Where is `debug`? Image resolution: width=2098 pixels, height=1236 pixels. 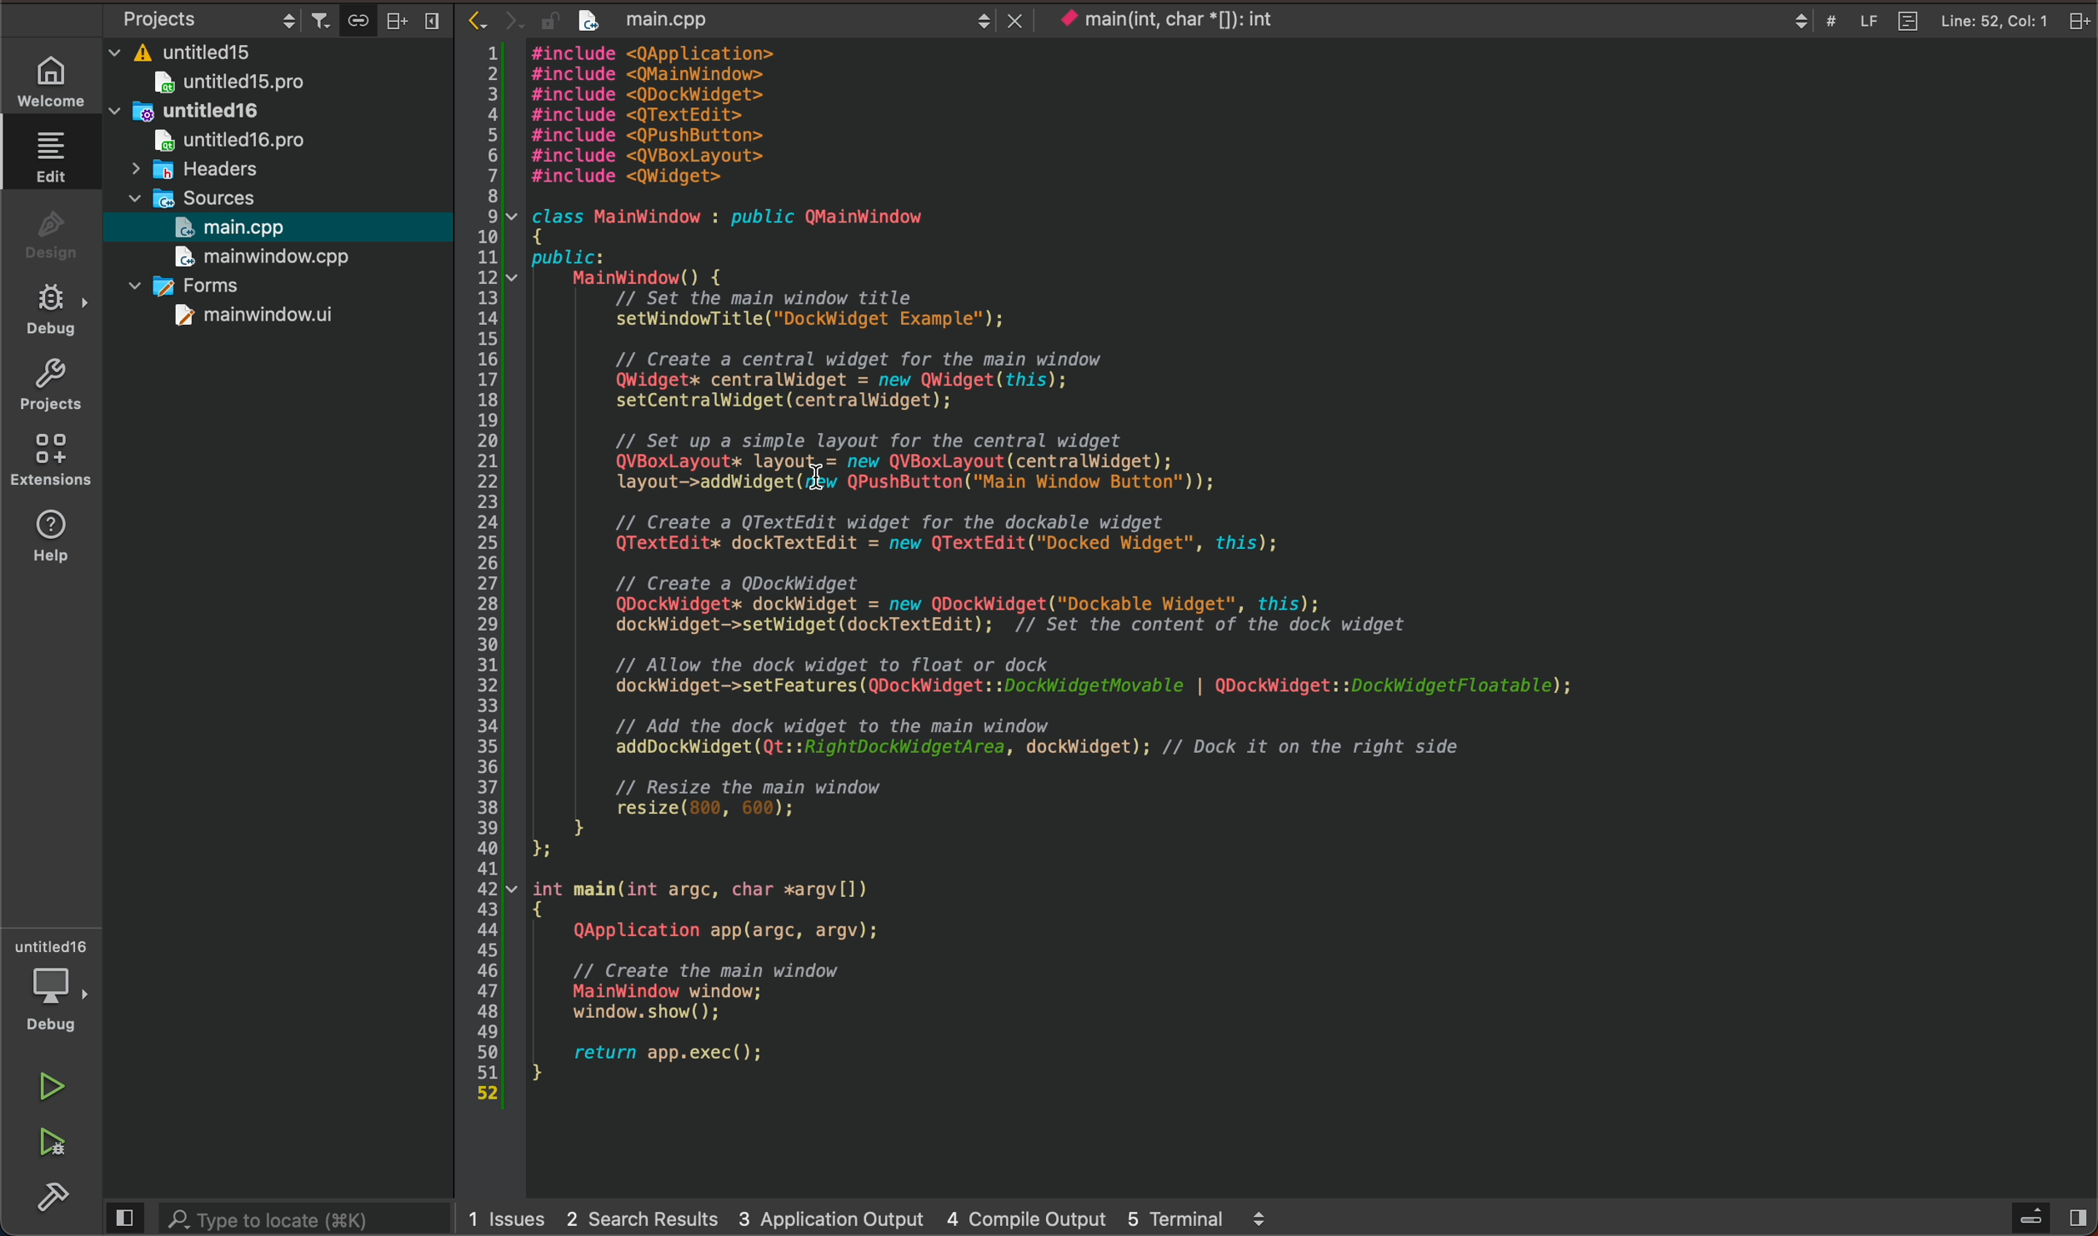
debug is located at coordinates (54, 307).